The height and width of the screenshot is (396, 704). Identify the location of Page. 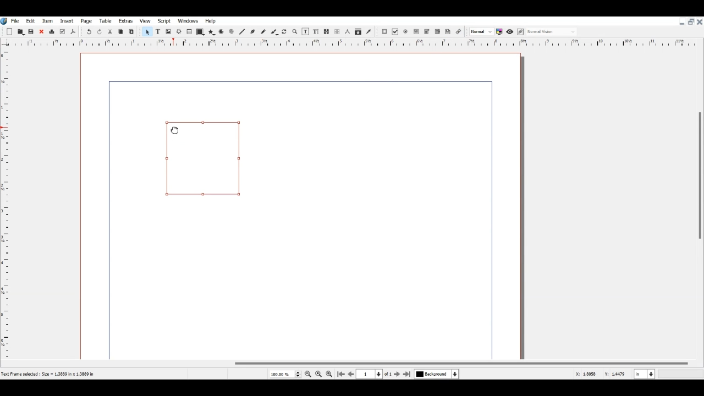
(86, 21).